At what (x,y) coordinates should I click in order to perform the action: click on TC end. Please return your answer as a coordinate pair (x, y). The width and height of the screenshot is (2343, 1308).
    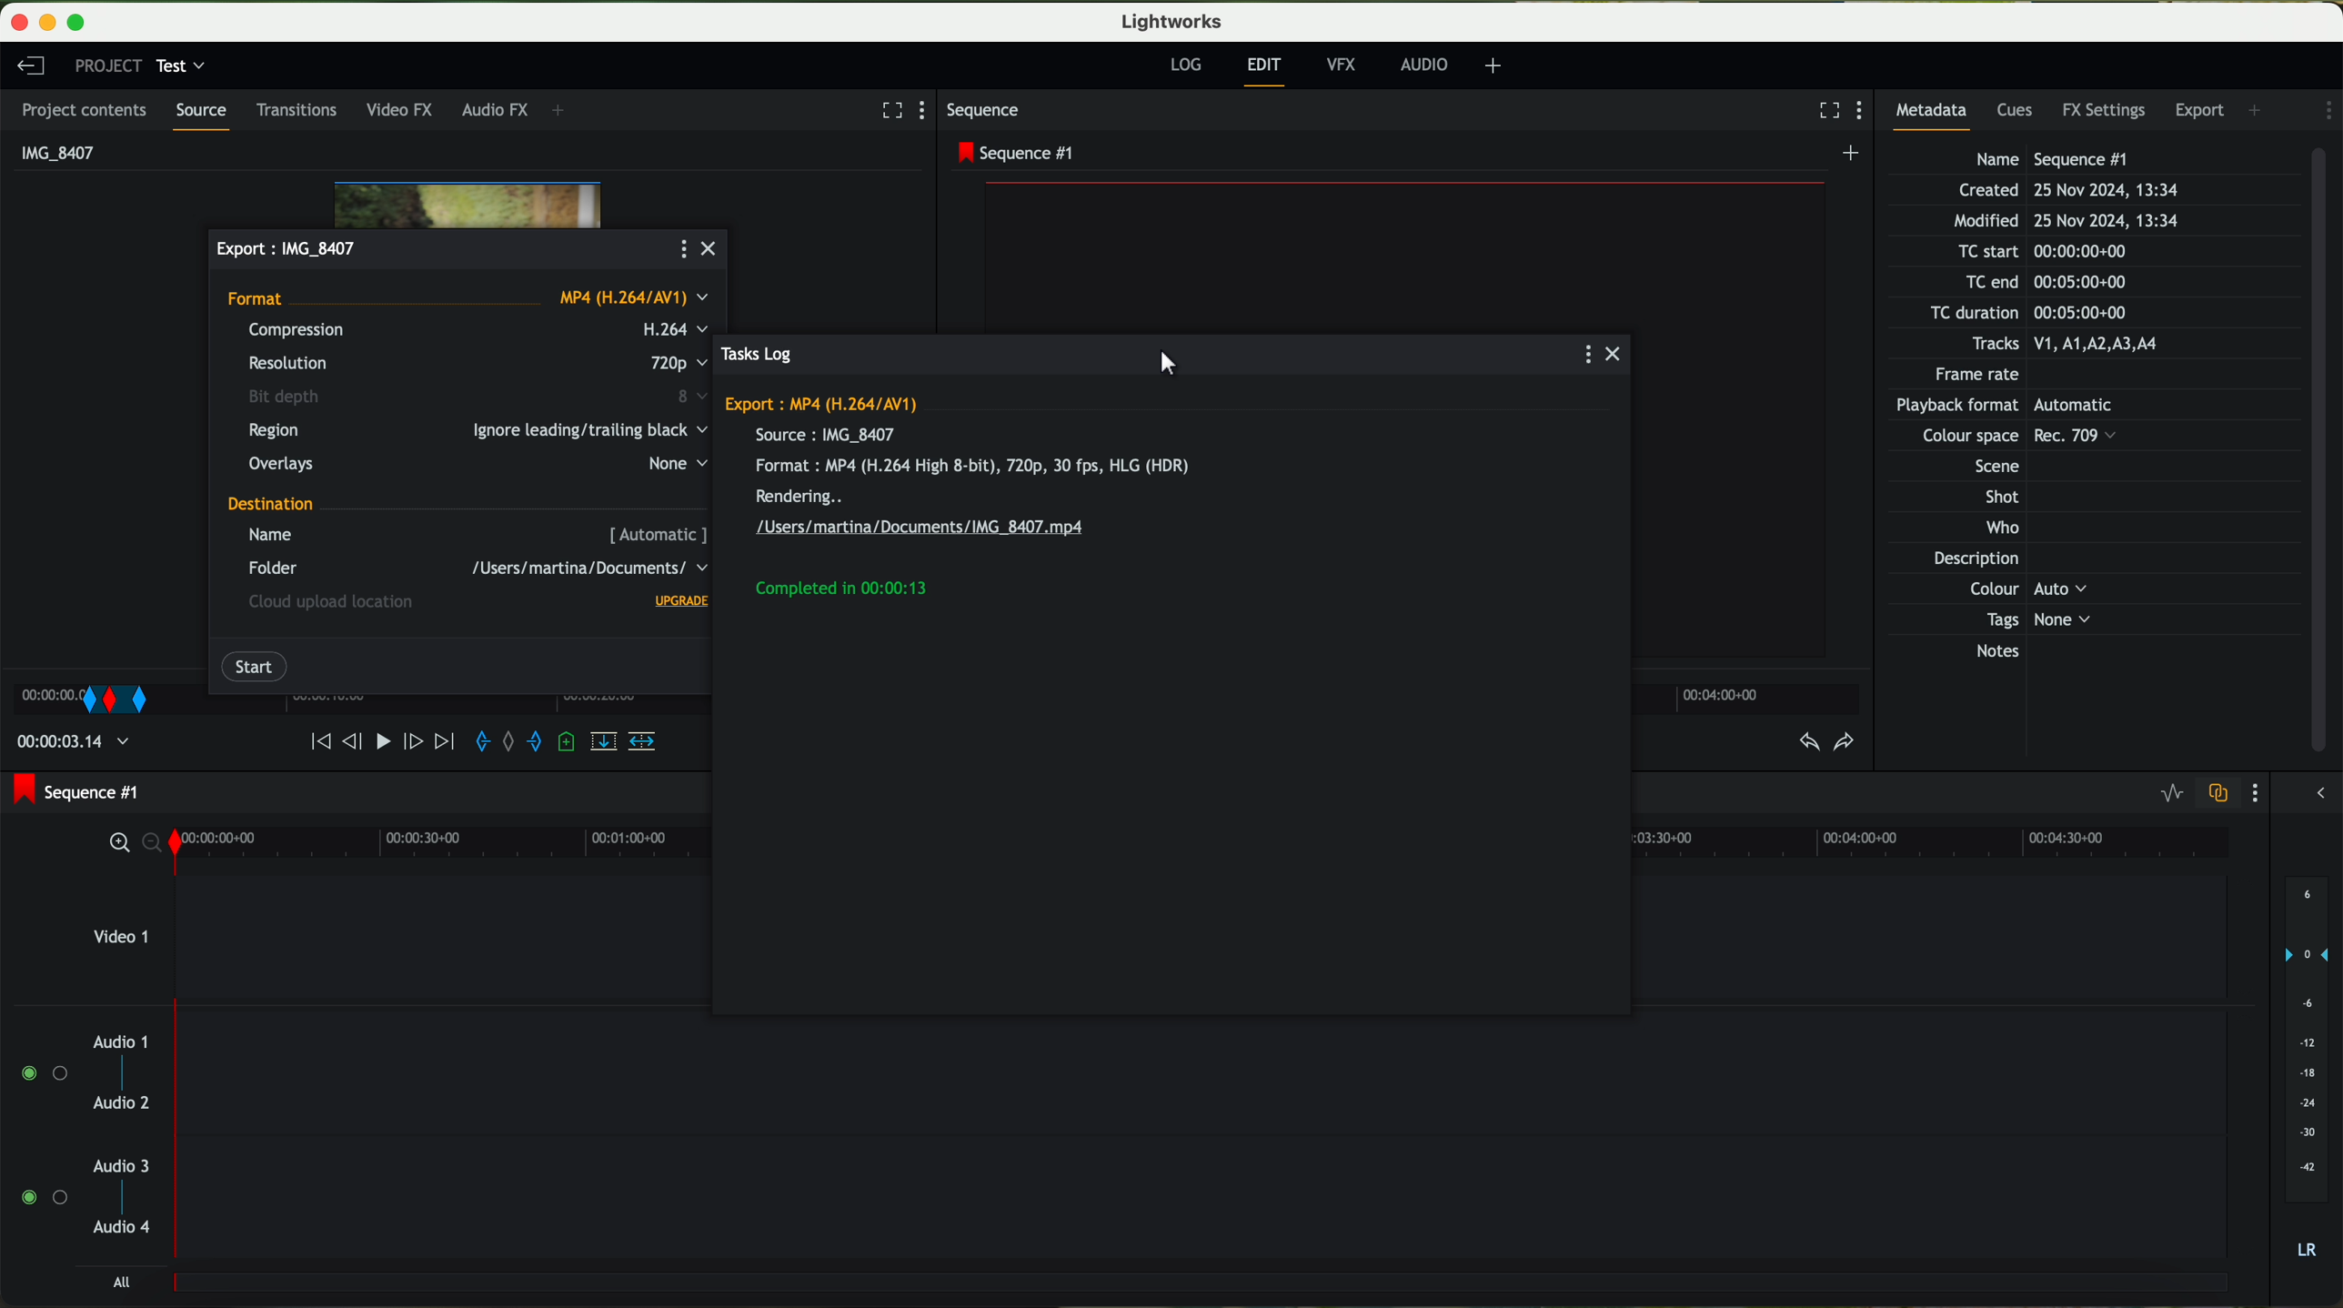
    Looking at the image, I should click on (2070, 283).